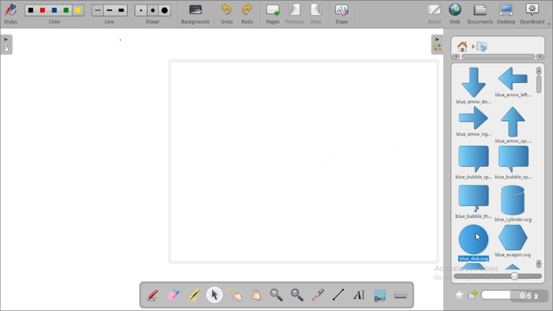  Describe the element at coordinates (54, 14) in the screenshot. I see `color` at that location.